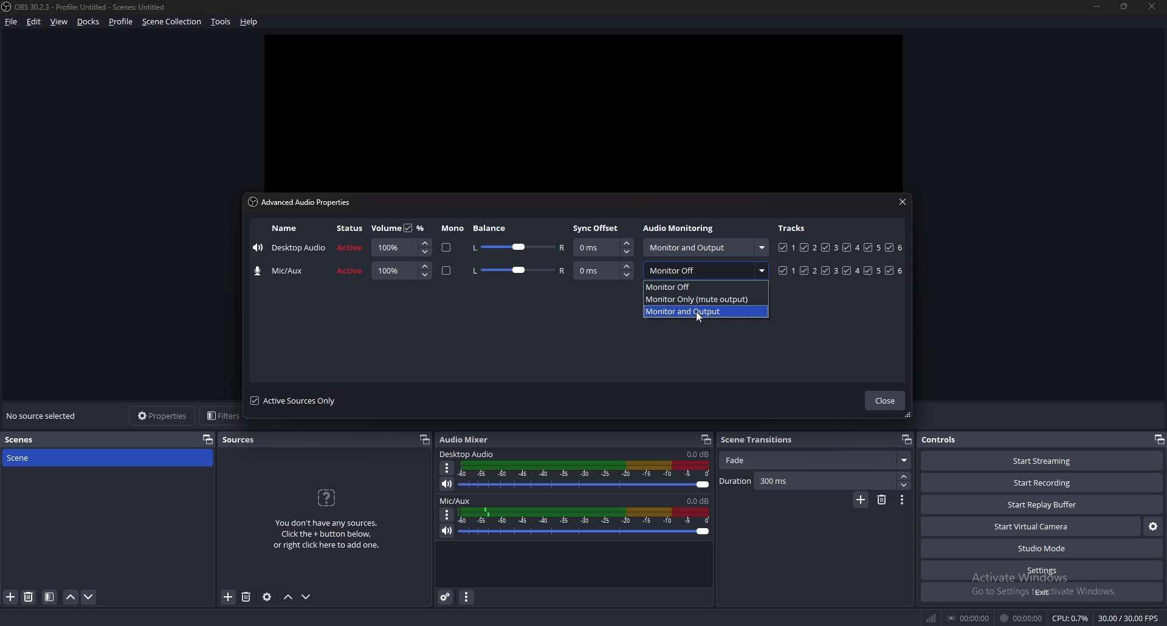 This screenshot has width=1167, height=626. Describe the element at coordinates (679, 227) in the screenshot. I see `audio monitoring` at that location.